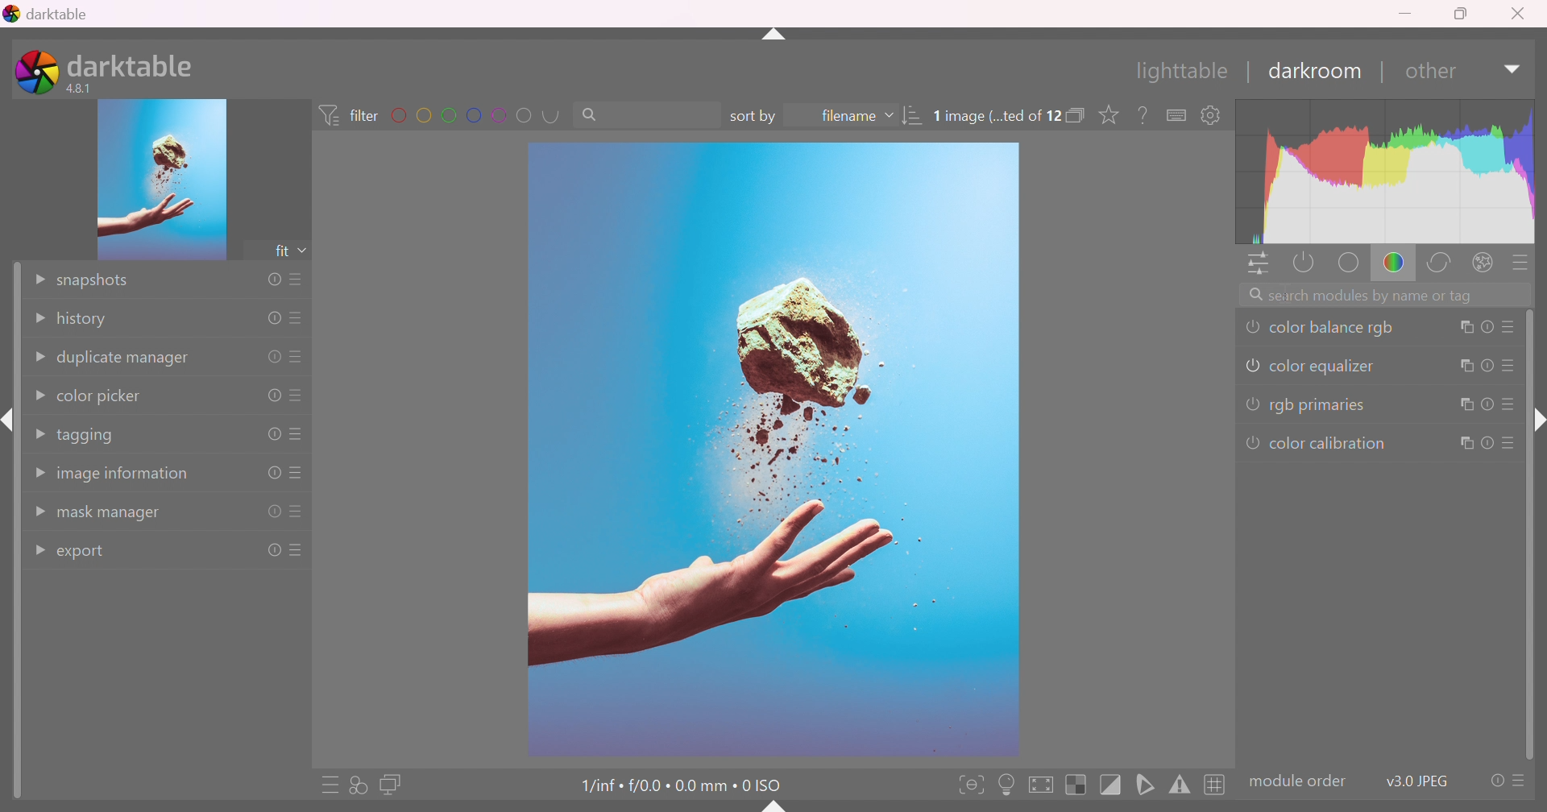  Describe the element at coordinates (971, 783) in the screenshot. I see `toggle focus-peaking mode` at that location.